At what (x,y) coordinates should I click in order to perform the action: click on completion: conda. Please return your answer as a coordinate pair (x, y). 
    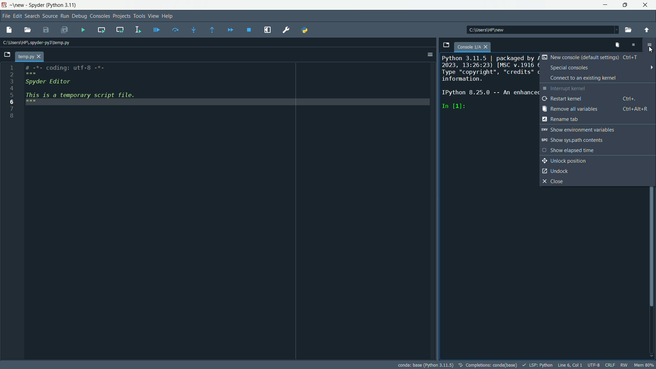
    Looking at the image, I should click on (487, 365).